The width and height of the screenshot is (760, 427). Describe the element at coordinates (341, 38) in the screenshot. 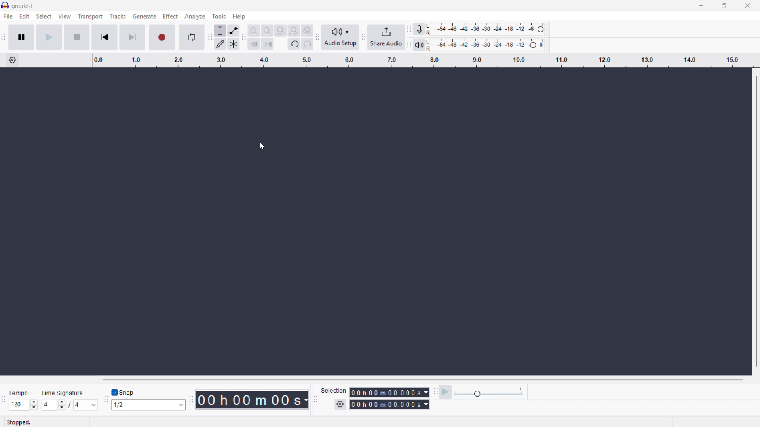

I see `Audio setup ` at that location.